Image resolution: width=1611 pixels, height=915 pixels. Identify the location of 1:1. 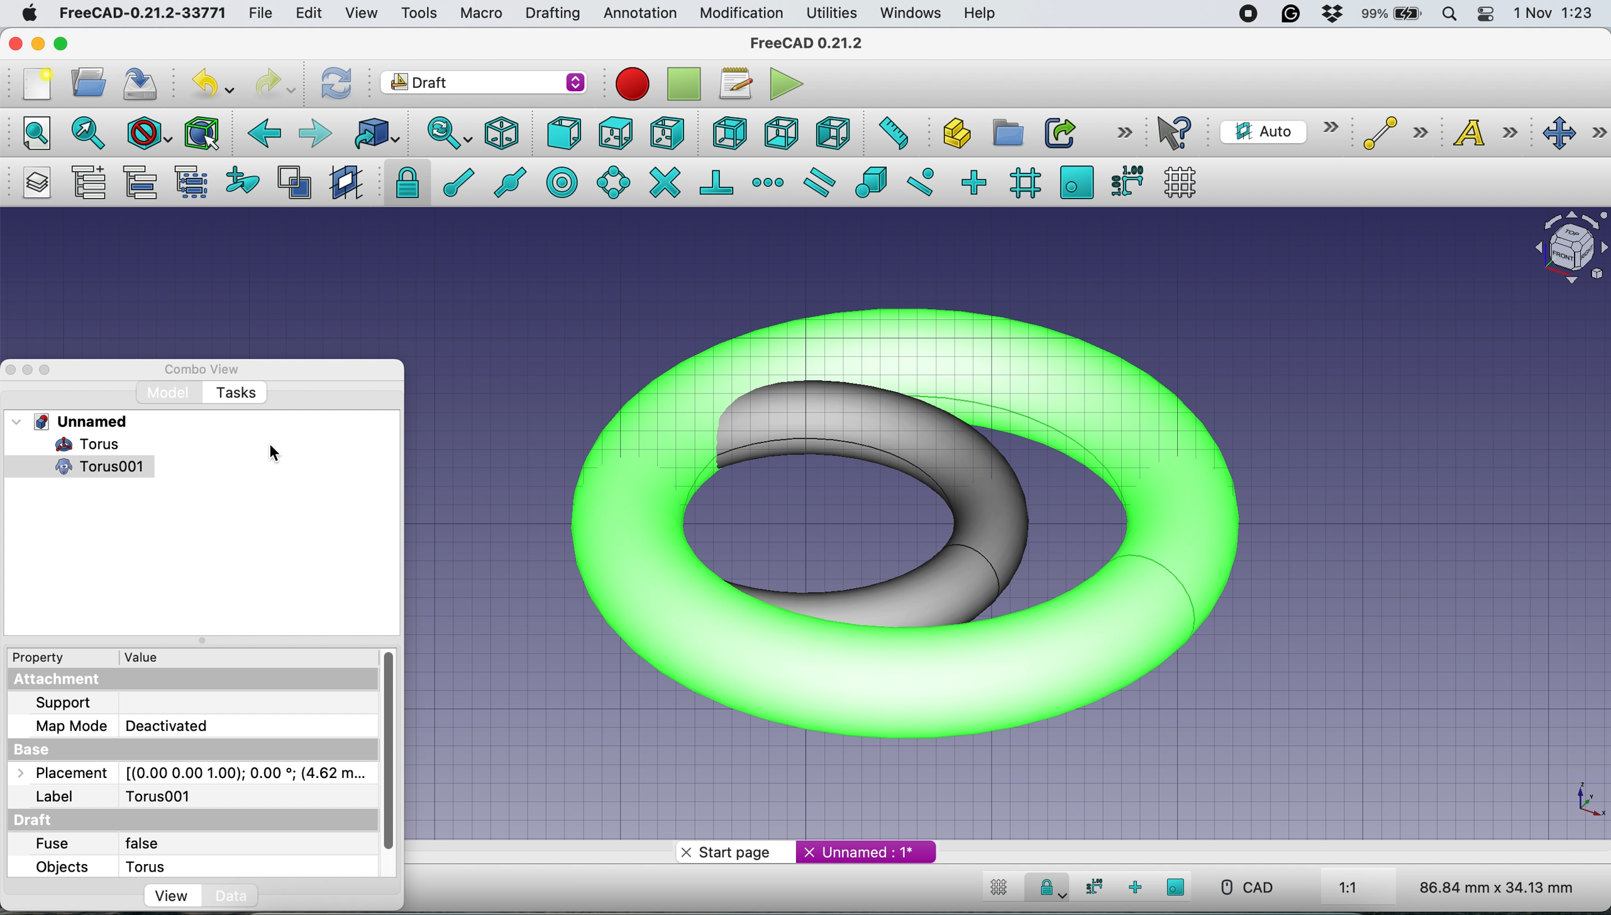
(1363, 889).